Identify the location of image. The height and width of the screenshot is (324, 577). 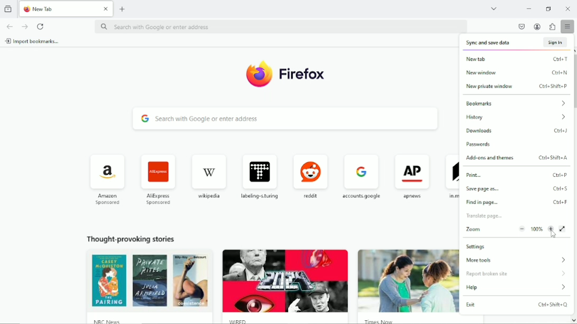
(405, 279).